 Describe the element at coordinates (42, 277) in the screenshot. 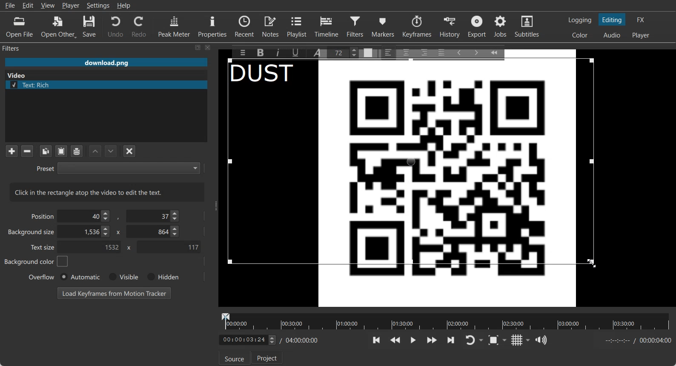

I see `Overflow` at that location.